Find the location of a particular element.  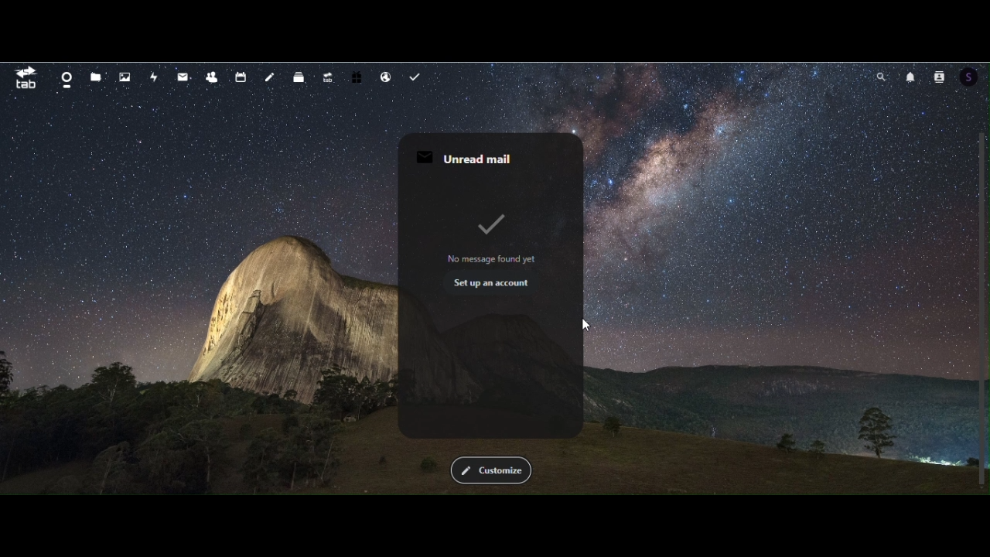

deck is located at coordinates (299, 75).